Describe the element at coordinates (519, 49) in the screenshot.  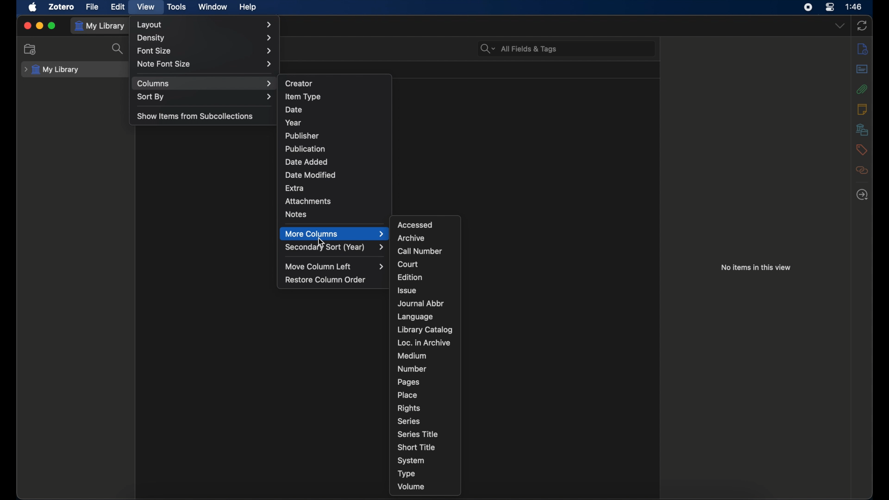
I see `All fields & tags` at that location.